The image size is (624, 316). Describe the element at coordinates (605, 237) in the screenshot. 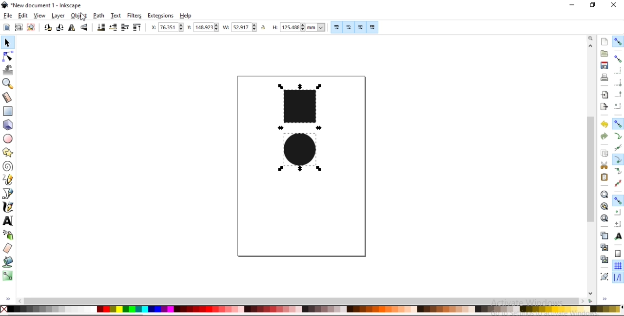

I see `duplicate selected objects` at that location.